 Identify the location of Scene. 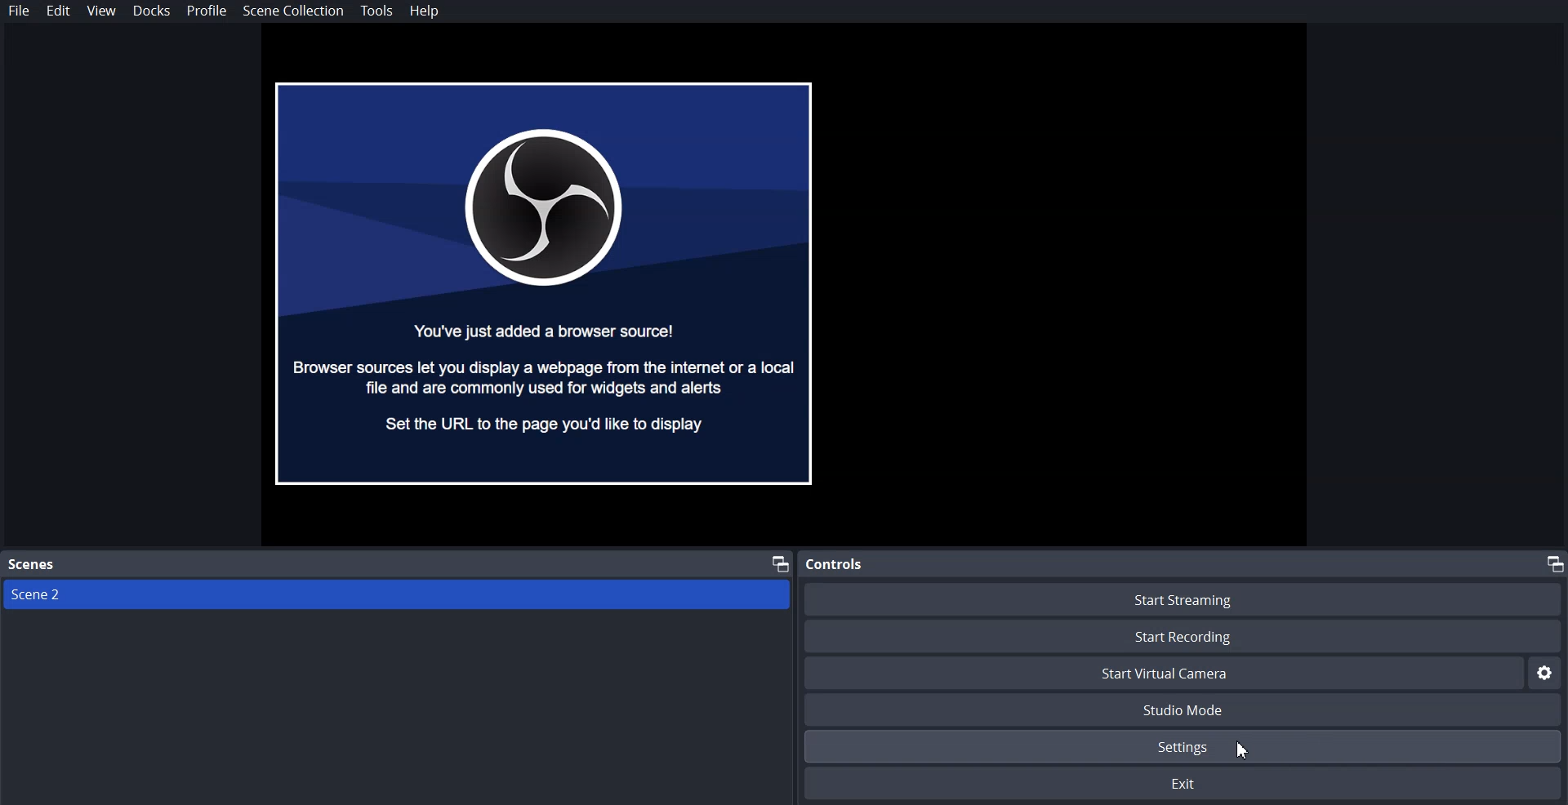
(392, 597).